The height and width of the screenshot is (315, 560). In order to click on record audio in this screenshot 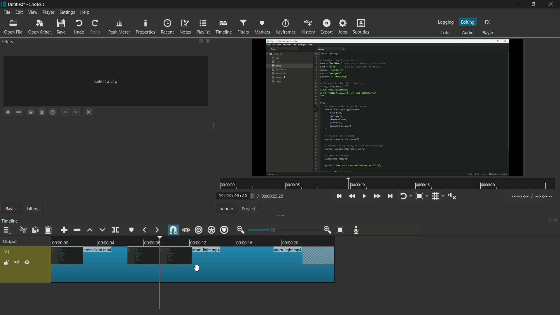, I will do `click(358, 230)`.